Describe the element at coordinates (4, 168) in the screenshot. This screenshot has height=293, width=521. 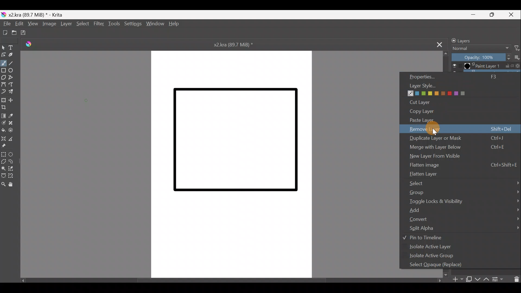
I see `Contiguous selection tool` at that location.